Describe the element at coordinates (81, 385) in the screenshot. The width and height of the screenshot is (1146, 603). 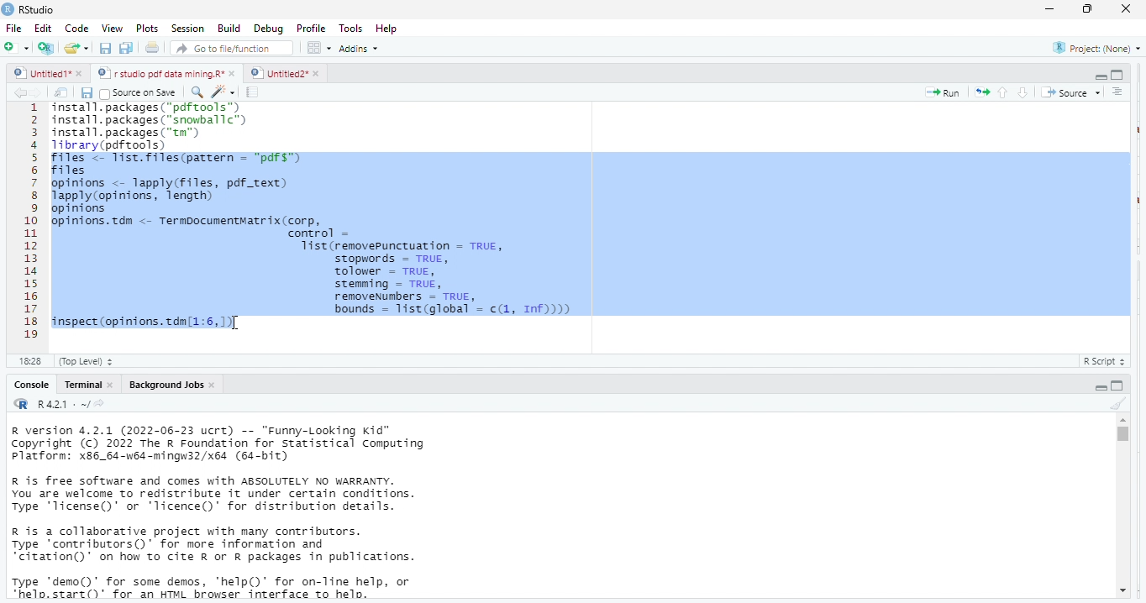
I see `terminal` at that location.